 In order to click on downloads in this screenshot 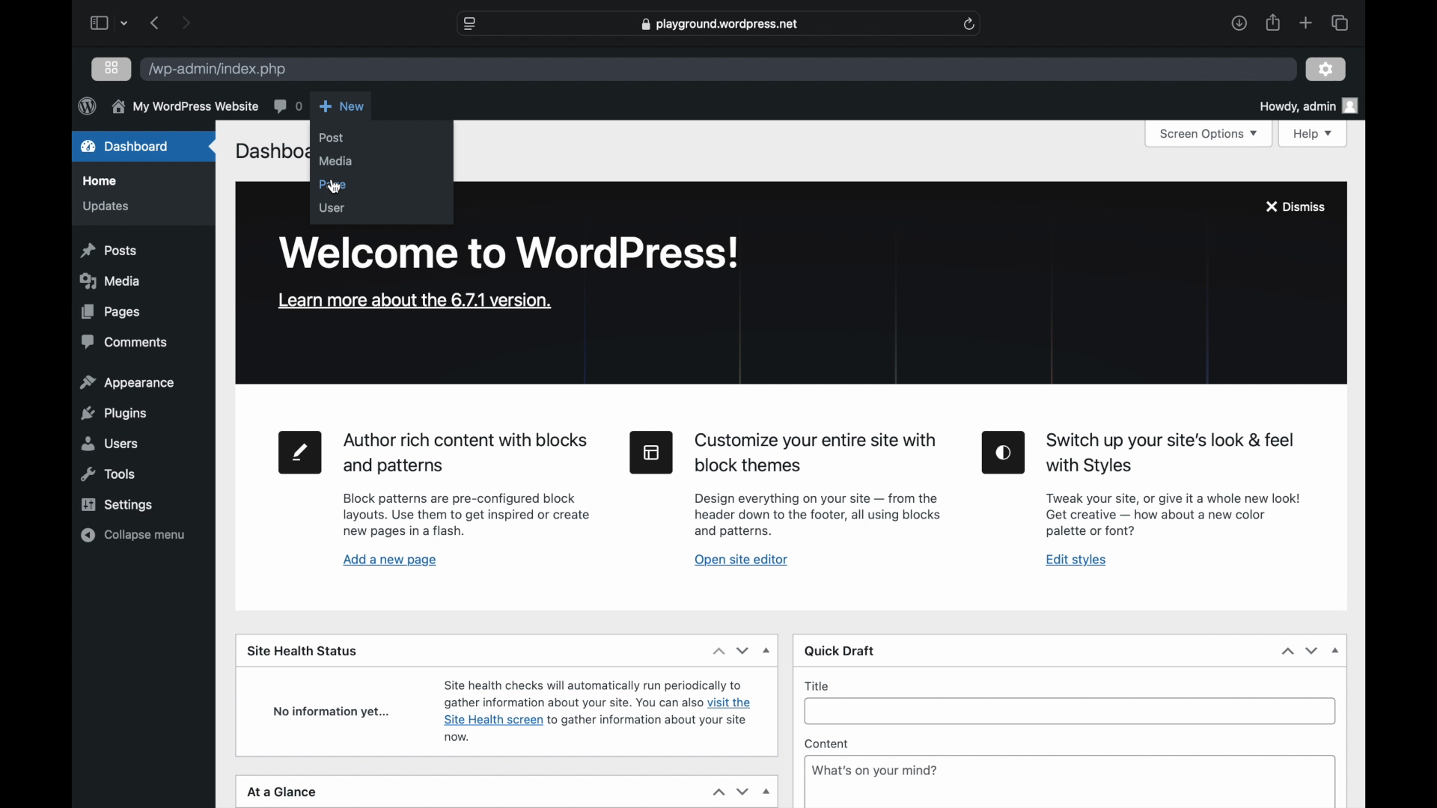, I will do `click(1239, 22)`.